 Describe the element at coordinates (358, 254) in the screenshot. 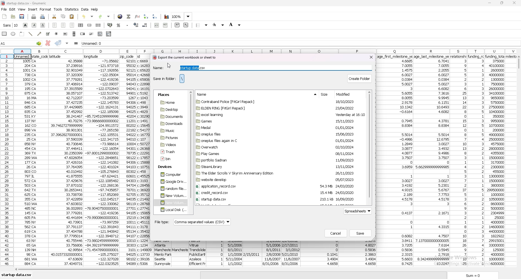

I see `data` at that location.